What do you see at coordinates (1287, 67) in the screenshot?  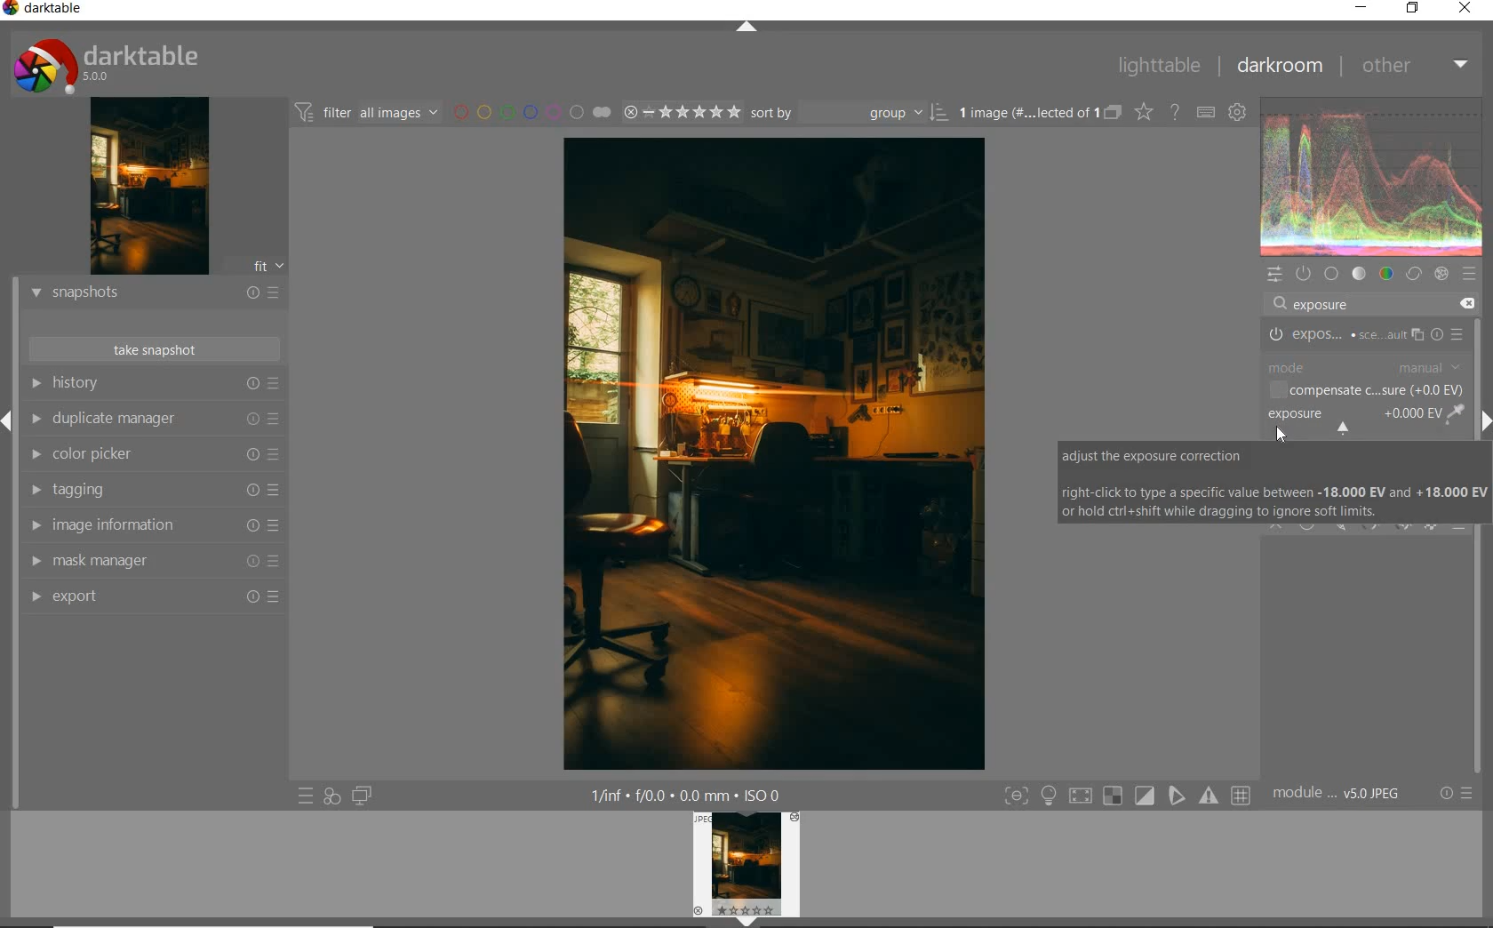 I see `darkroom` at bounding box center [1287, 67].